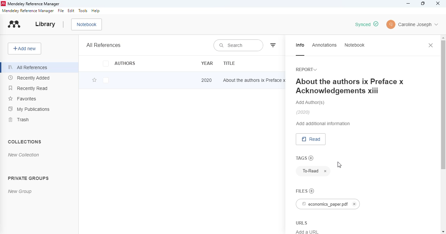 This screenshot has height=234, width=446. Describe the element at coordinates (229, 63) in the screenshot. I see `title` at that location.